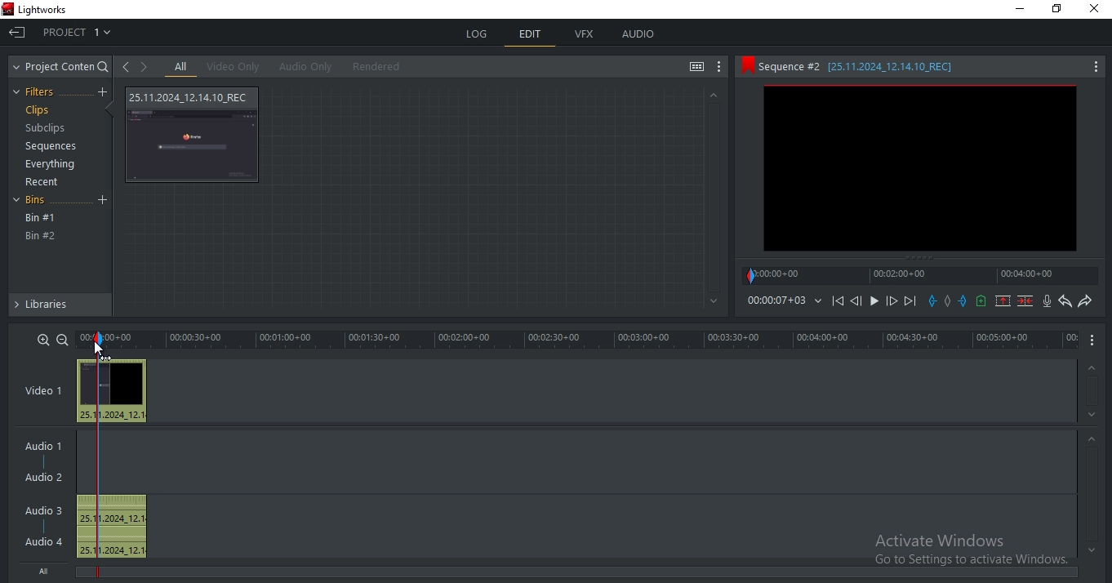 The height and width of the screenshot is (583, 1112). What do you see at coordinates (971, 551) in the screenshot?
I see `Active Windows` at bounding box center [971, 551].